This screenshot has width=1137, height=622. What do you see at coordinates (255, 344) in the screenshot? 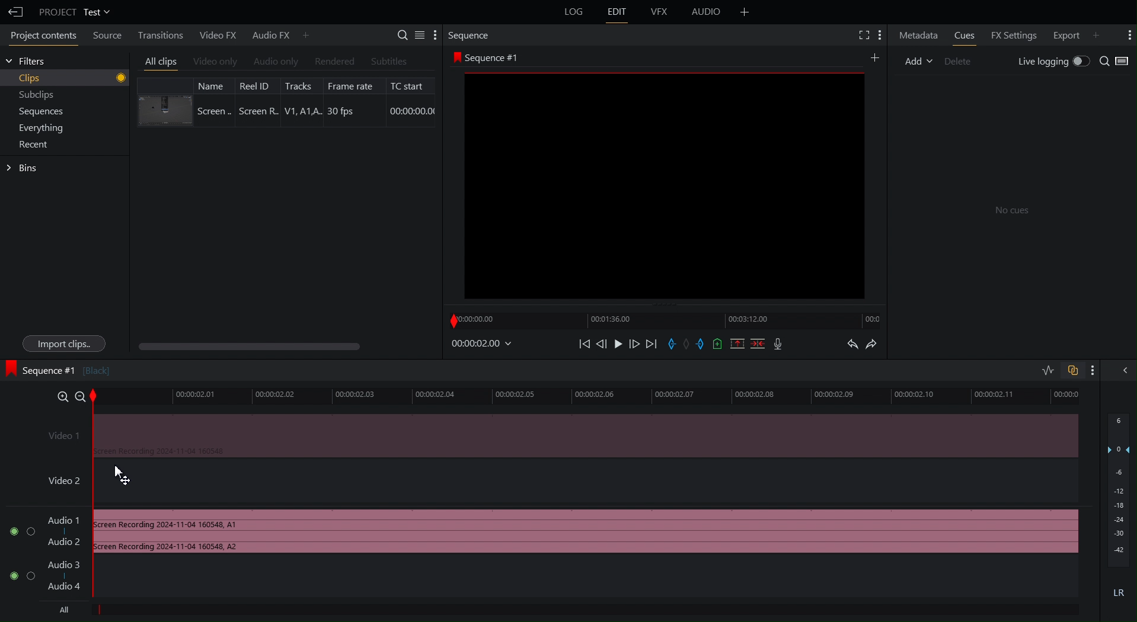
I see `Scroll bar` at bounding box center [255, 344].